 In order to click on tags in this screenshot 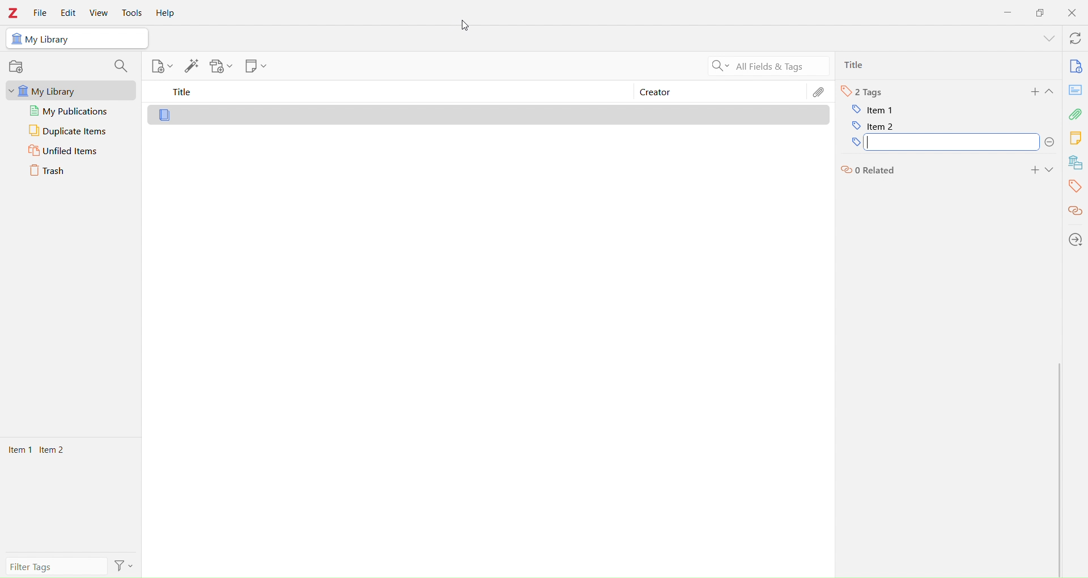, I will do `click(873, 142)`.